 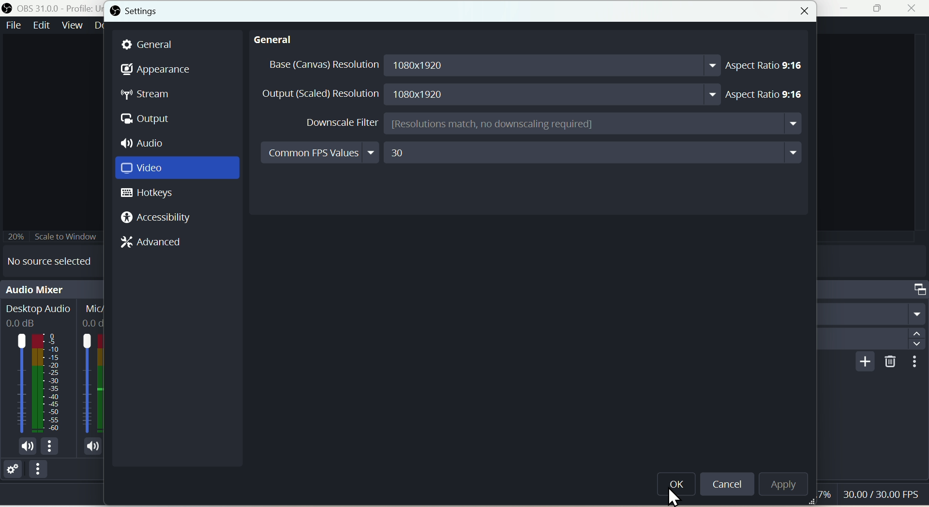 What do you see at coordinates (870, 495) in the screenshot?
I see `cursor` at bounding box center [870, 495].